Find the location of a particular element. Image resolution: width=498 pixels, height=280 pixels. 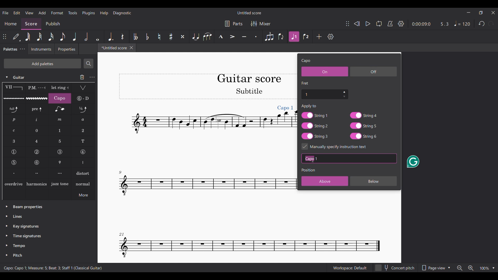

Delete is located at coordinates (82, 77).